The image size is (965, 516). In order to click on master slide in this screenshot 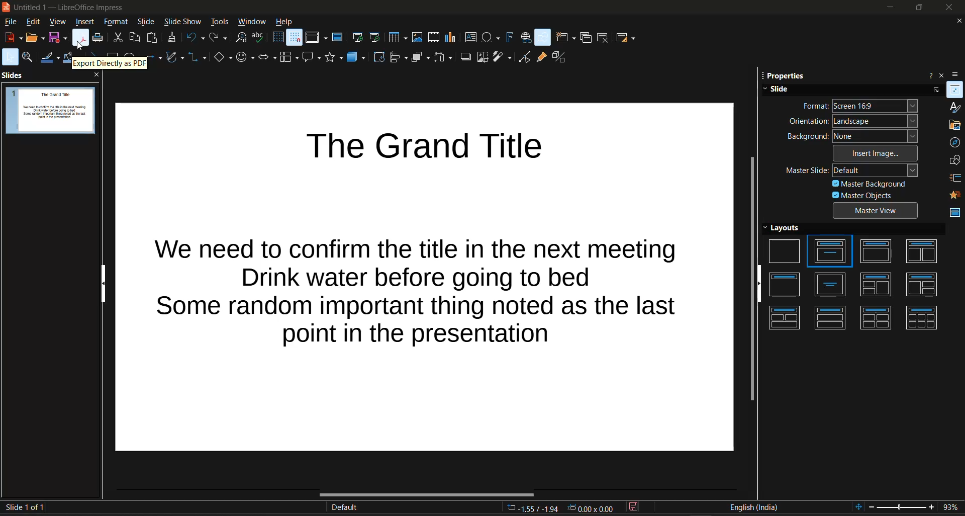, I will do `click(853, 170)`.